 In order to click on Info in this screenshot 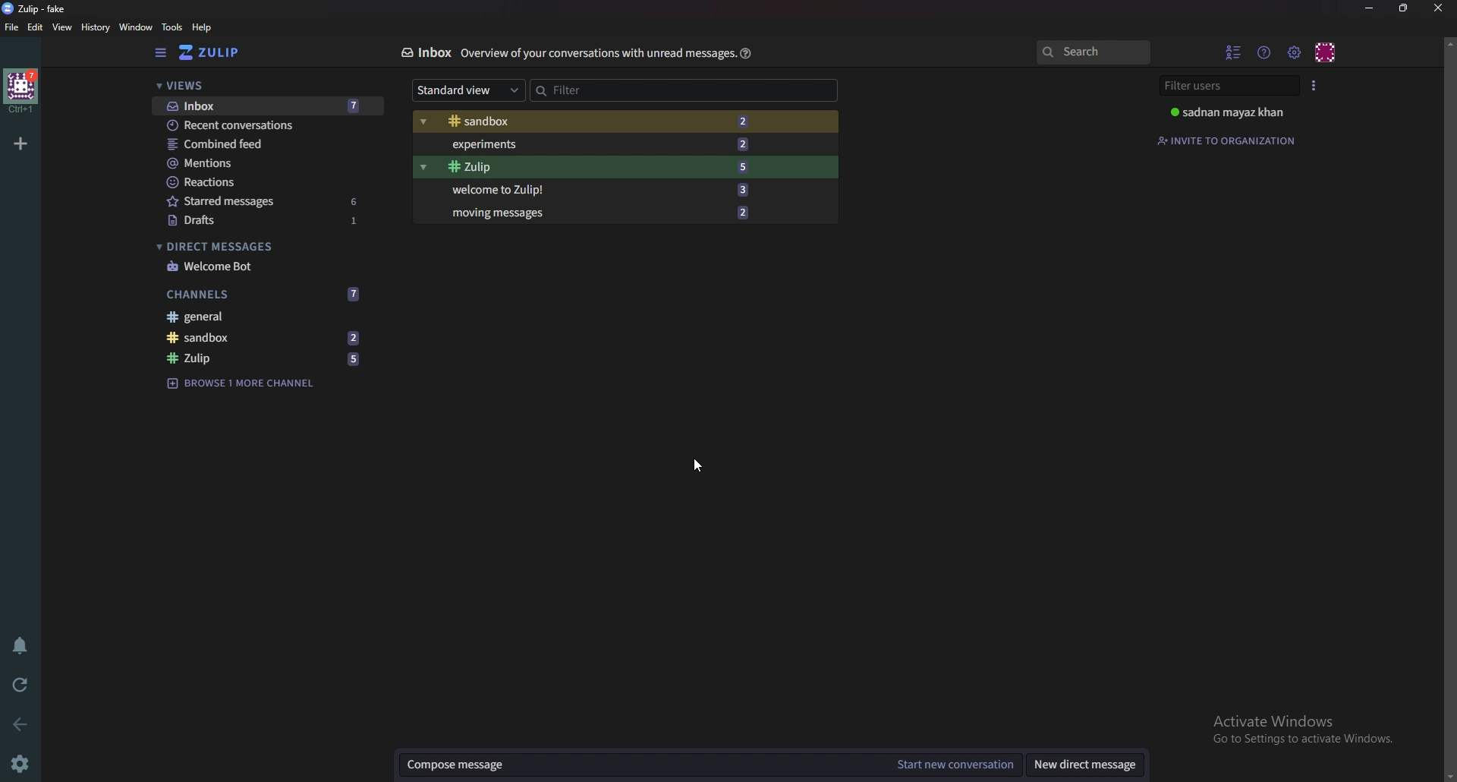, I will do `click(596, 54)`.